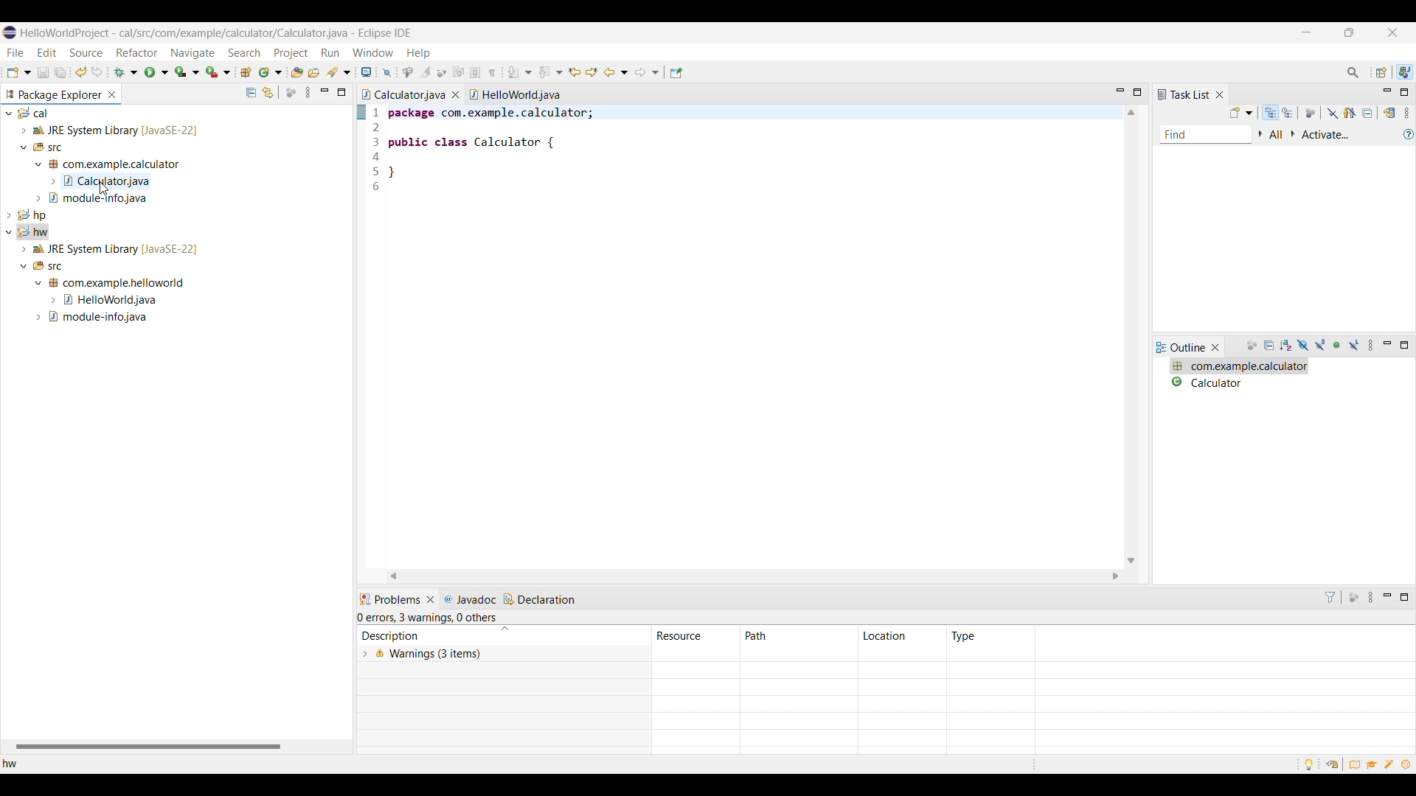 This screenshot has height=796, width=1416. Describe the element at coordinates (1239, 382) in the screenshot. I see `calculator` at that location.